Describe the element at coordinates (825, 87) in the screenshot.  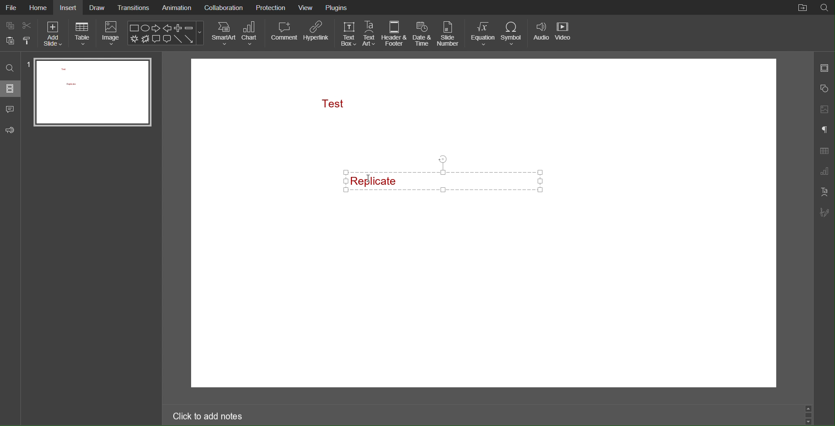
I see `Shapes` at that location.